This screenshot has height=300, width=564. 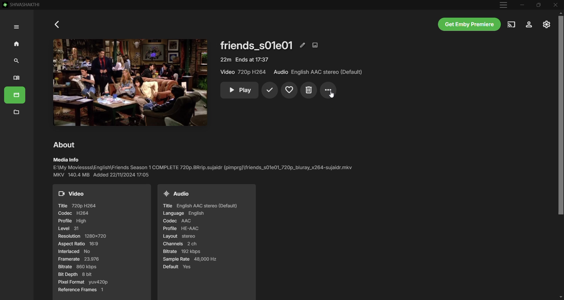 What do you see at coordinates (206, 242) in the screenshot?
I see `Audio details` at bounding box center [206, 242].